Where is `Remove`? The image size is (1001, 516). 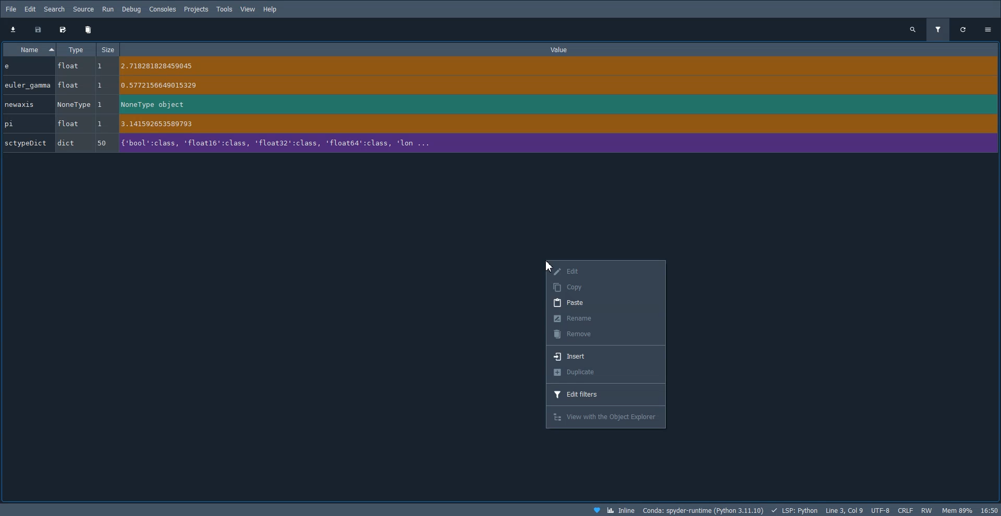 Remove is located at coordinates (606, 335).